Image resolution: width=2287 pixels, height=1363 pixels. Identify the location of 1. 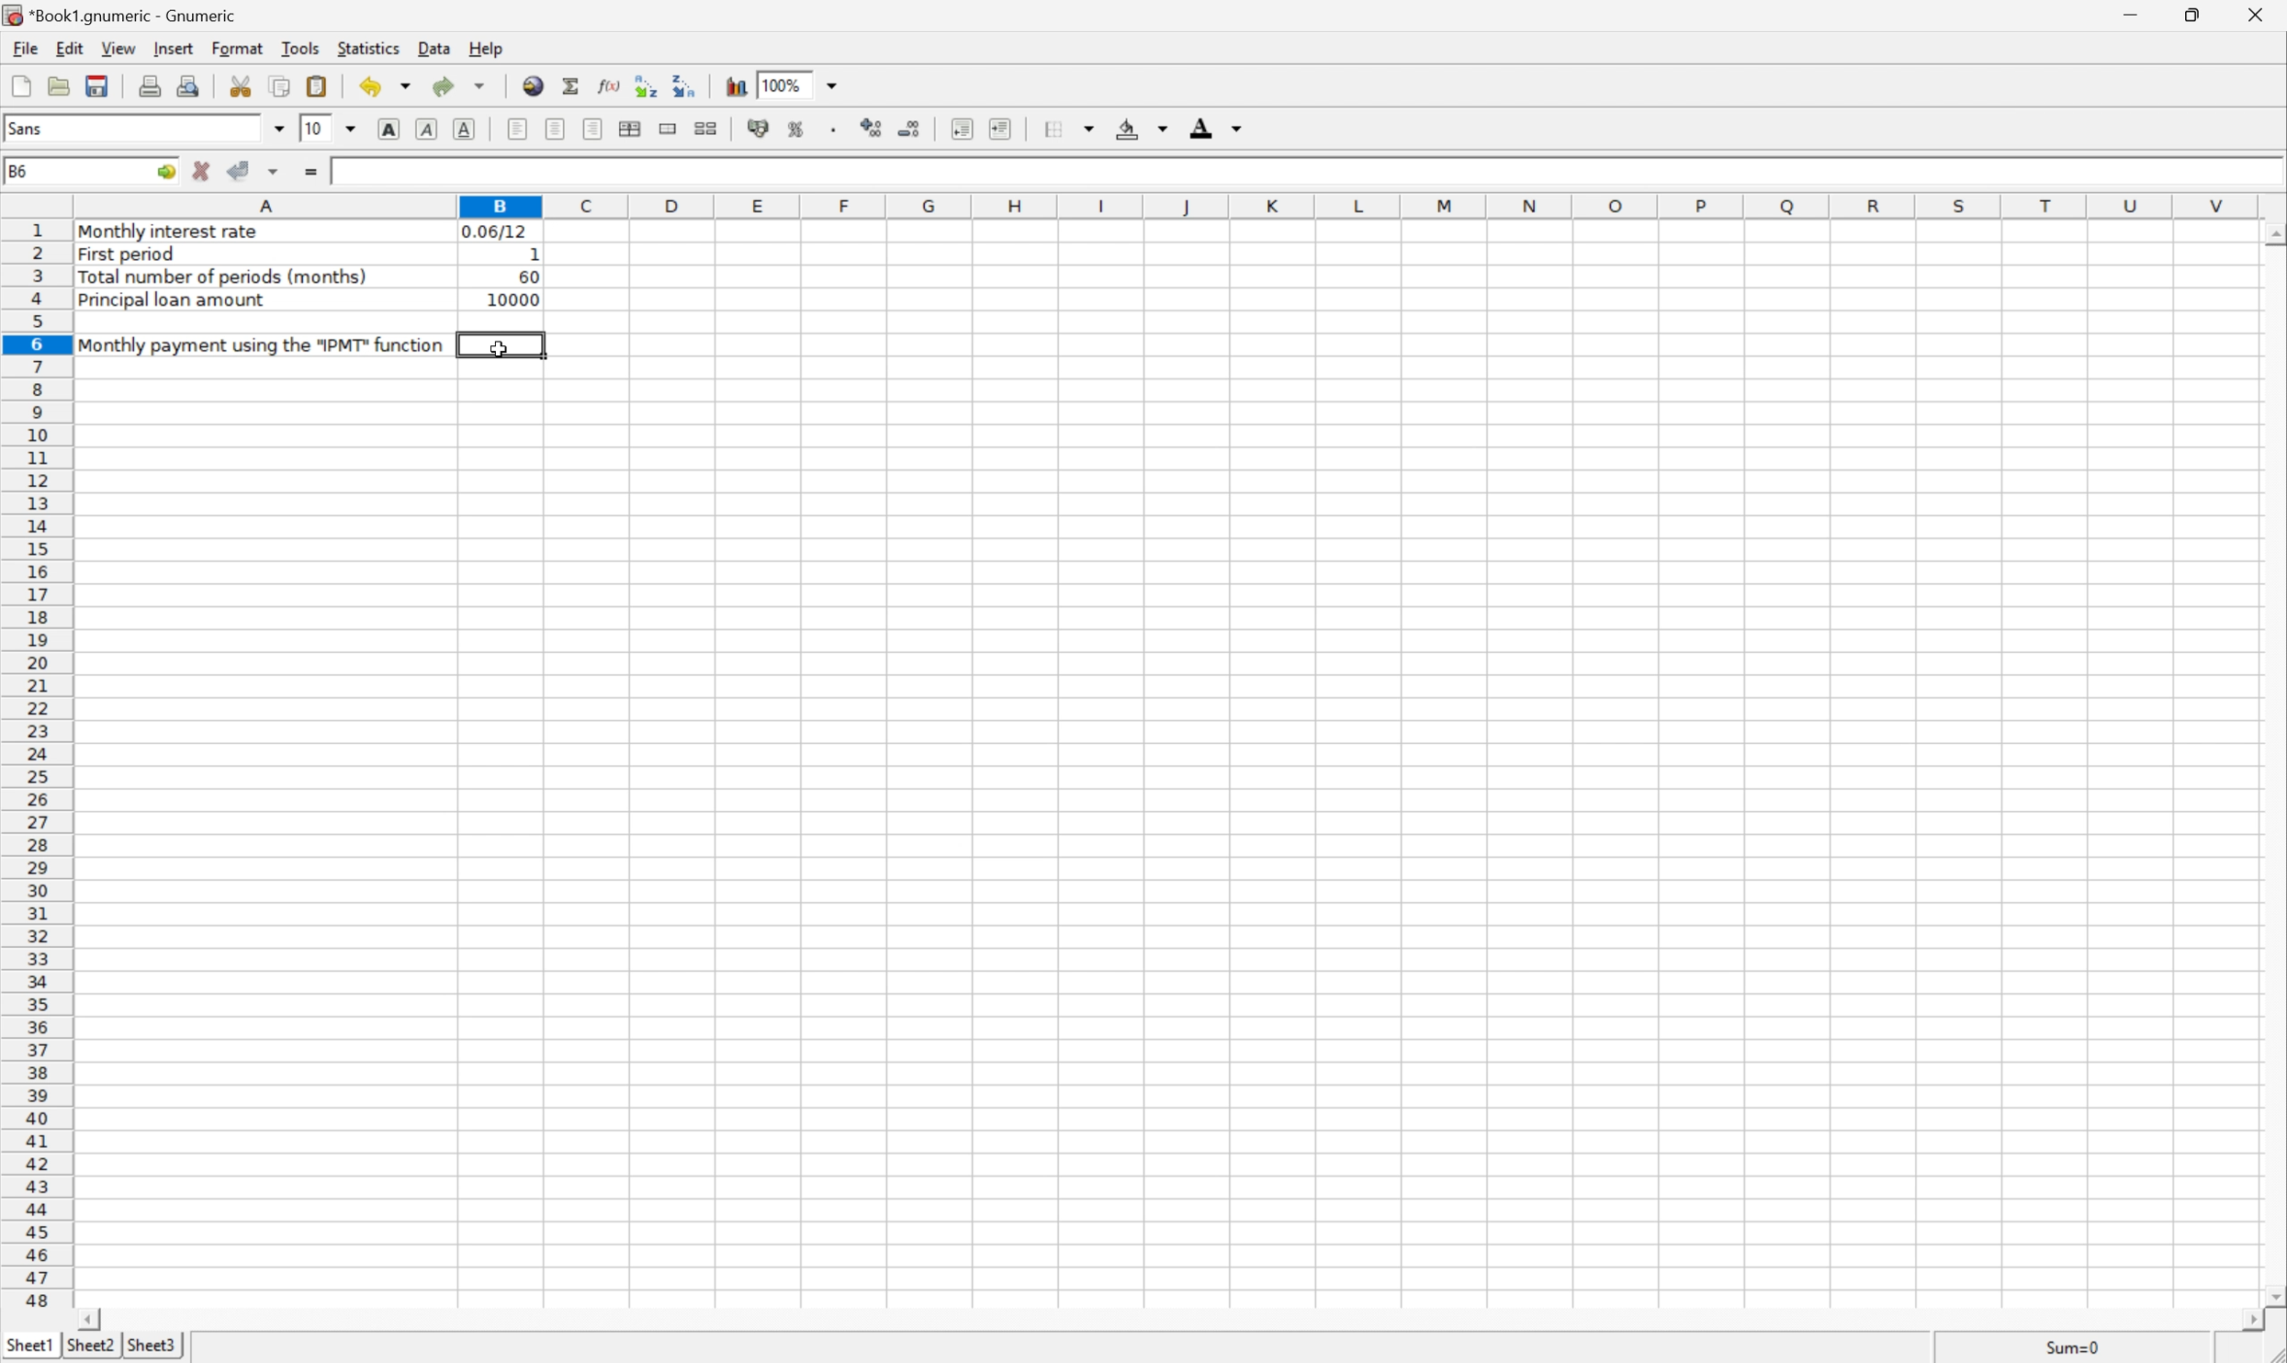
(534, 253).